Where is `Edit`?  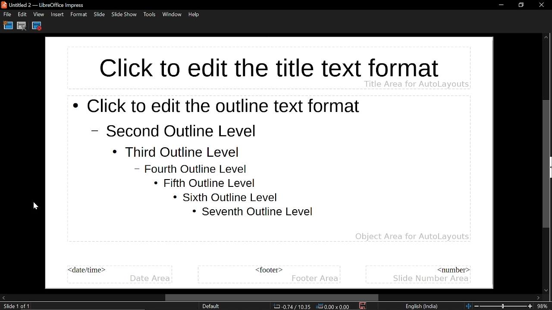 Edit is located at coordinates (22, 15).